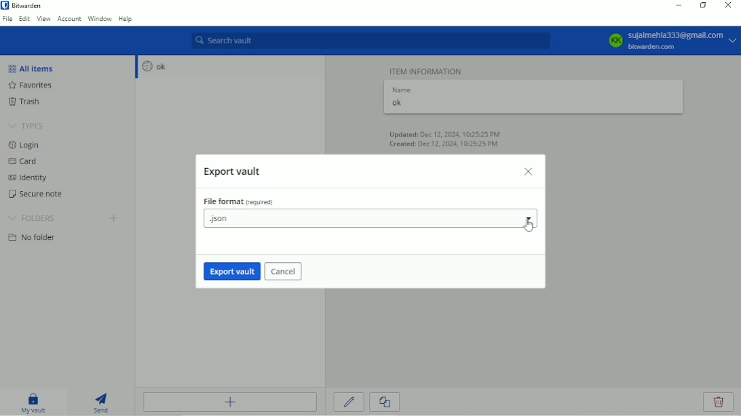 Image resolution: width=741 pixels, height=416 pixels. What do you see at coordinates (33, 402) in the screenshot?
I see `My vault` at bounding box center [33, 402].